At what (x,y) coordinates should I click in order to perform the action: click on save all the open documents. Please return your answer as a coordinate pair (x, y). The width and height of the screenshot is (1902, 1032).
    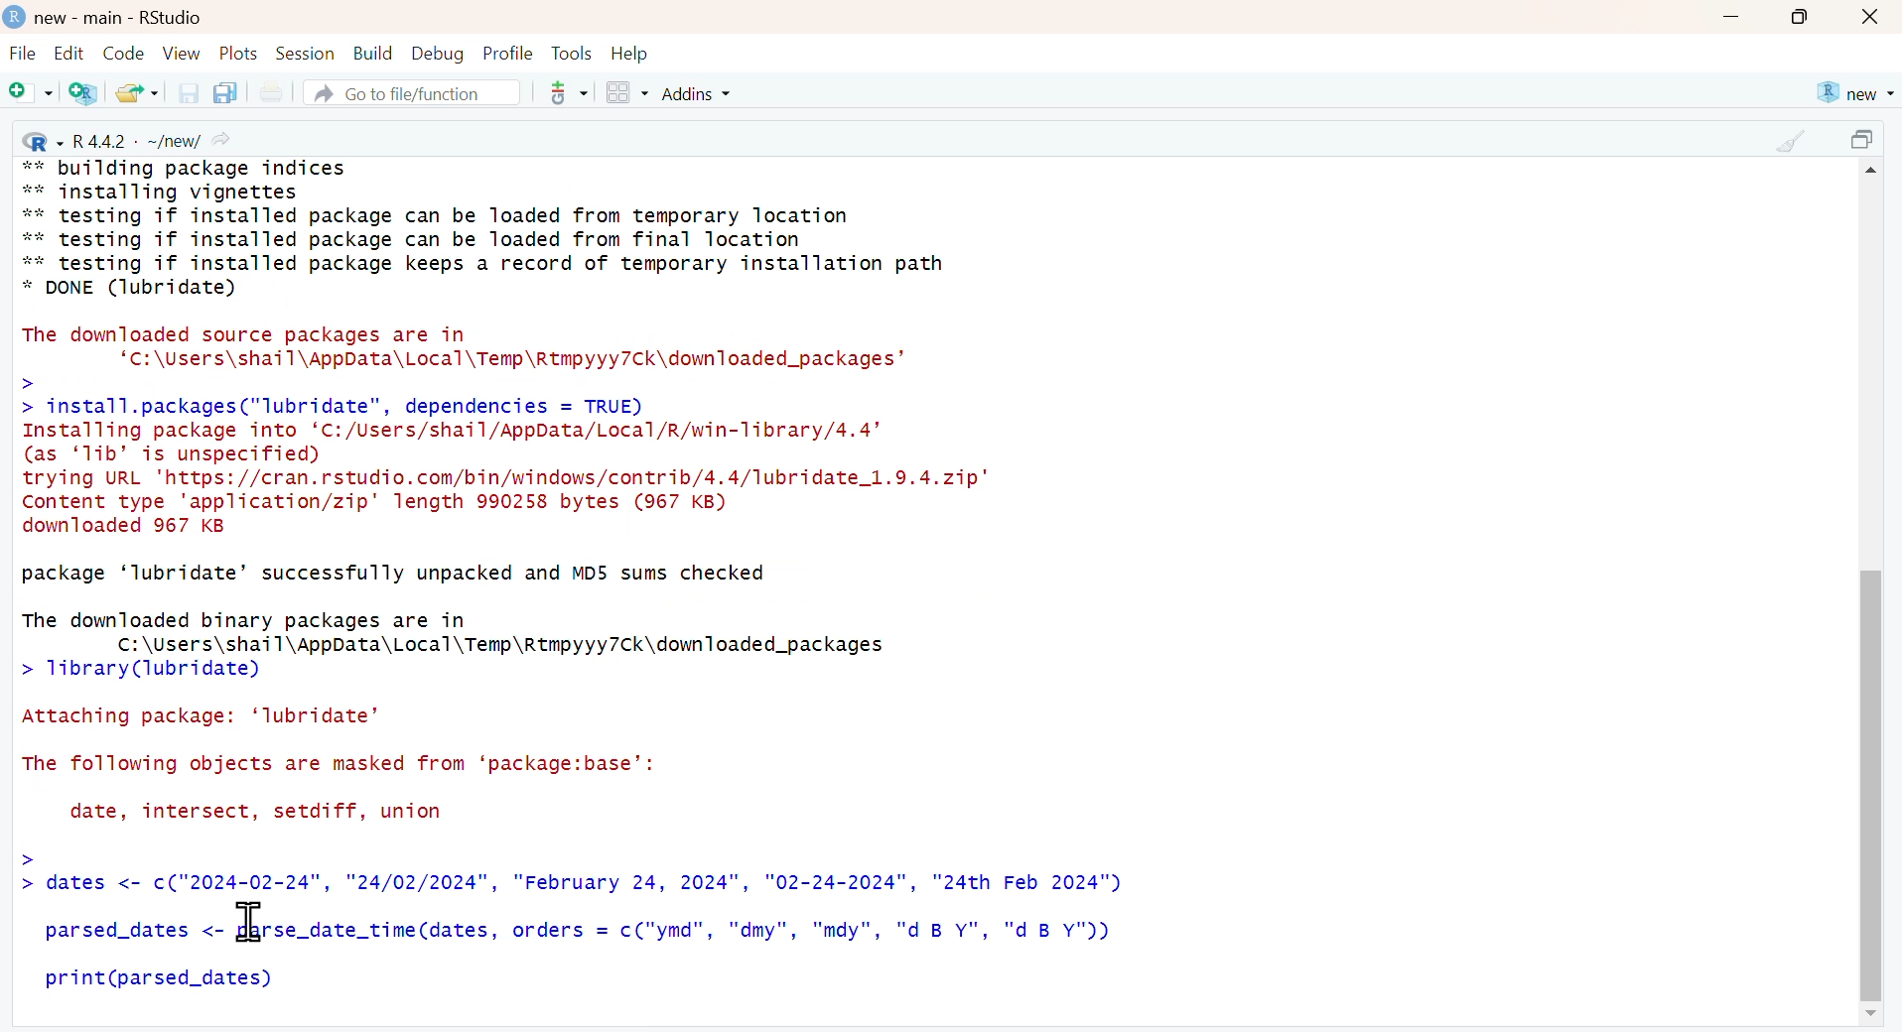
    Looking at the image, I should click on (224, 91).